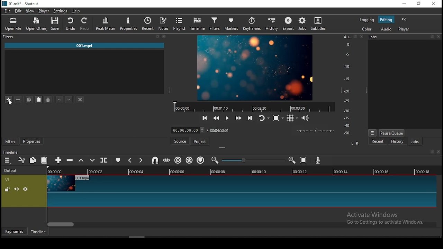  Describe the element at coordinates (200, 141) in the screenshot. I see `project` at that location.